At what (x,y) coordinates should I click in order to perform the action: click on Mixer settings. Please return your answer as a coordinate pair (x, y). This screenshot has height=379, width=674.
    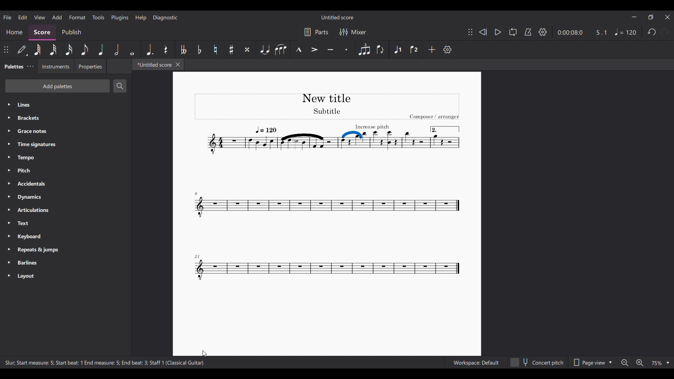
    Looking at the image, I should click on (353, 32).